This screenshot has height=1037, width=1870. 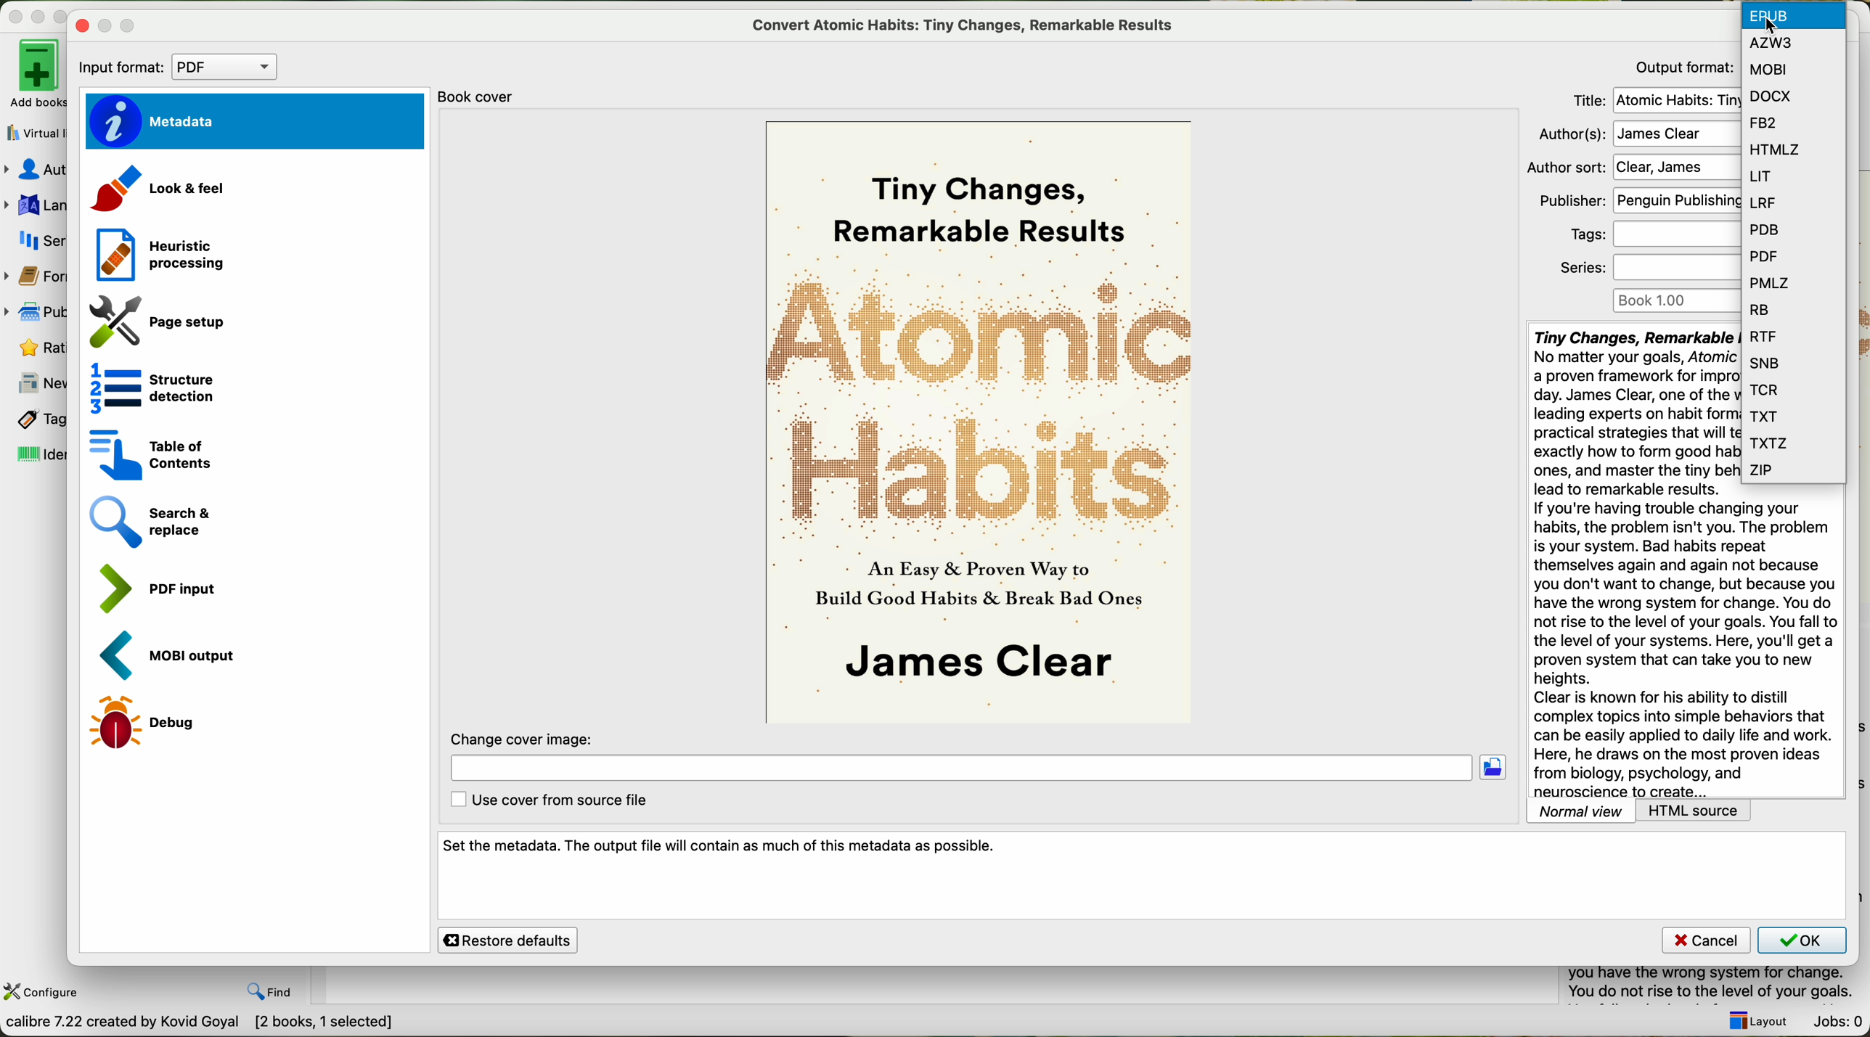 What do you see at coordinates (1796, 440) in the screenshot?
I see `TXTZ` at bounding box center [1796, 440].